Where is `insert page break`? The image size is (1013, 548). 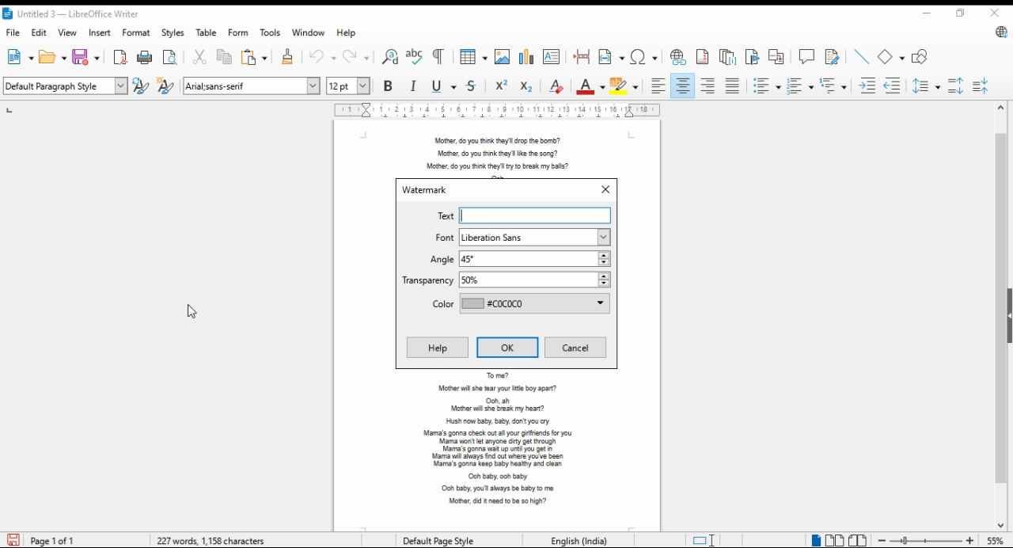 insert page break is located at coordinates (583, 57).